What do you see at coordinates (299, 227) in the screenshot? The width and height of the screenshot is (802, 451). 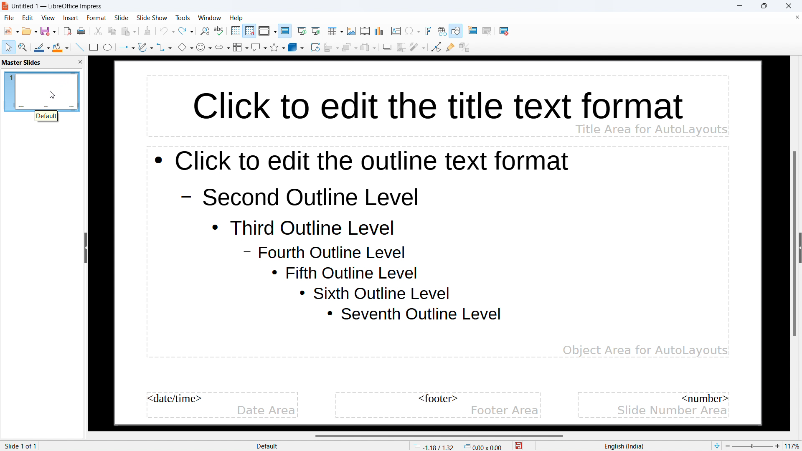 I see `Third outline level` at bounding box center [299, 227].